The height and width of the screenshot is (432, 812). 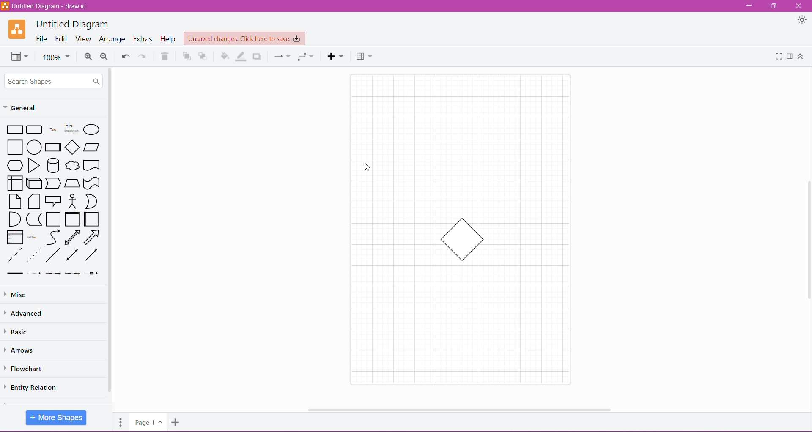 What do you see at coordinates (790, 57) in the screenshot?
I see `Format` at bounding box center [790, 57].